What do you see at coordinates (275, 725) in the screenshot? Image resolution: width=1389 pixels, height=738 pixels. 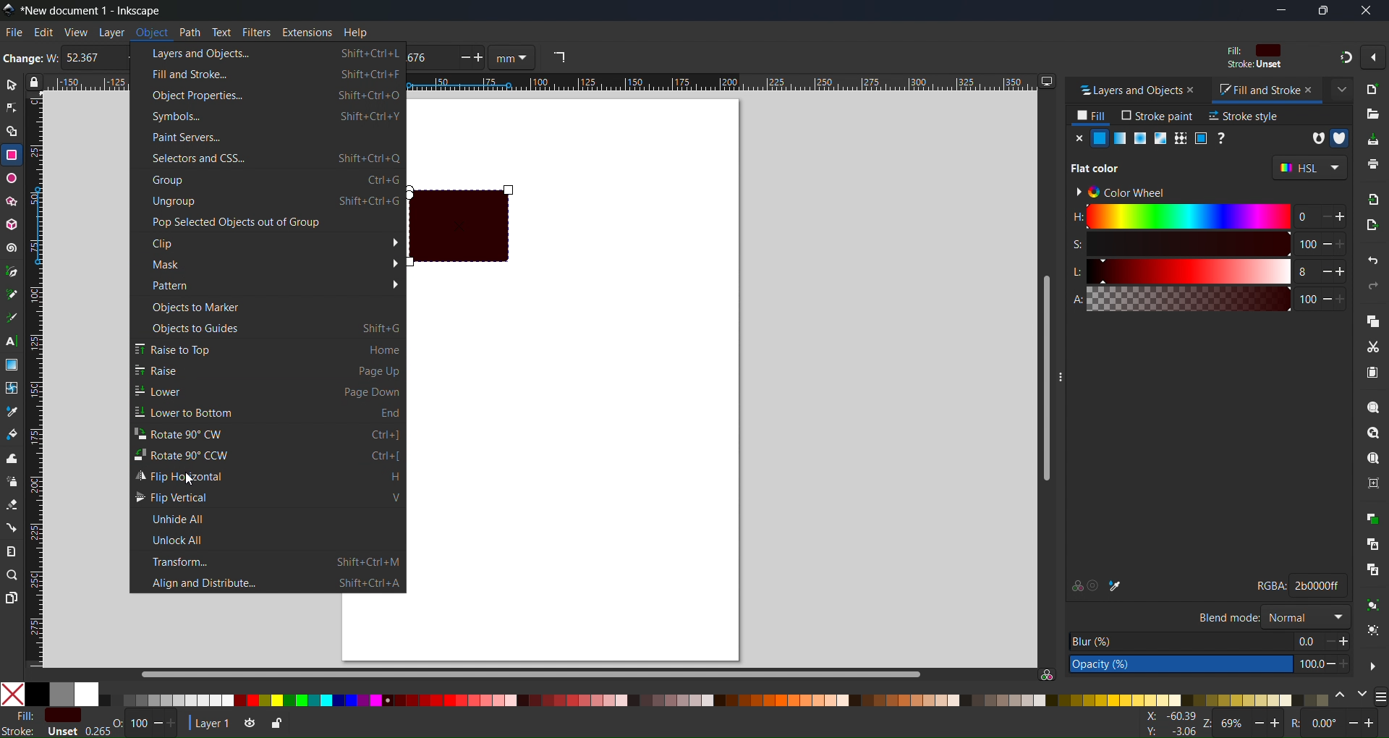 I see `Lock or unlock current layer` at bounding box center [275, 725].